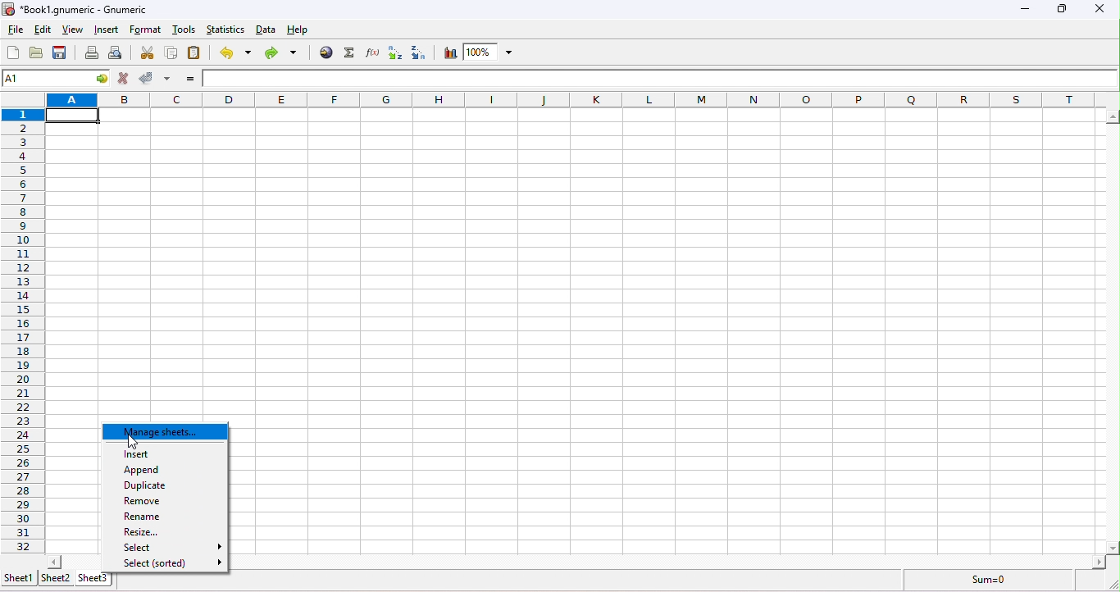 The image size is (1120, 592). Describe the element at coordinates (299, 26) in the screenshot. I see `help` at that location.